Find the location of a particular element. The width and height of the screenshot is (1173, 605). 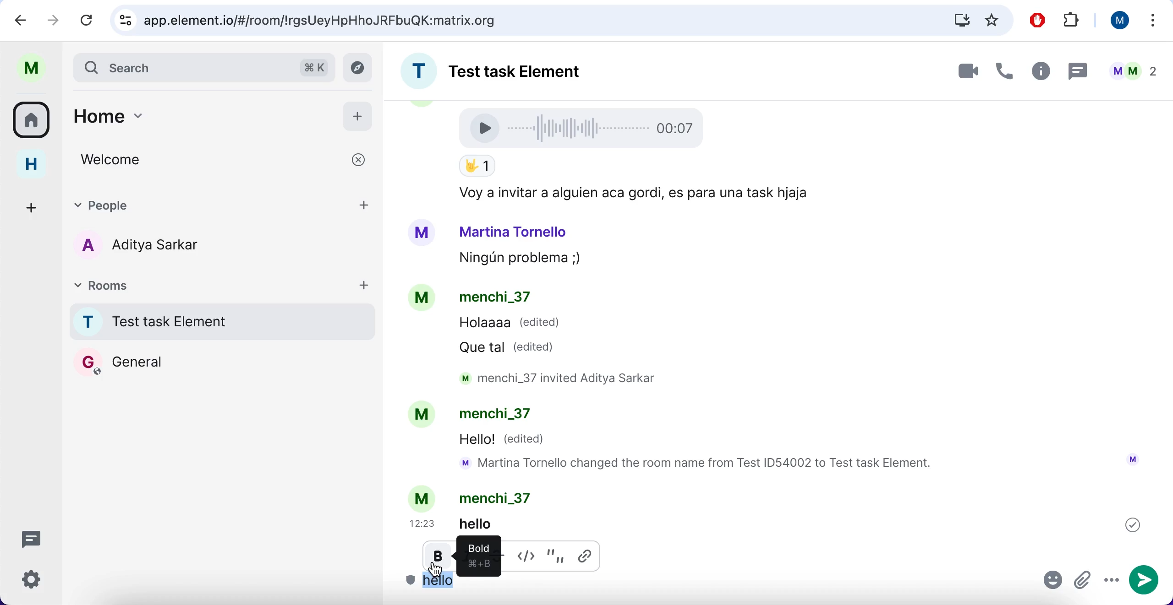

Voy a invitar a alguien aca gordi, es para una task hjaja is located at coordinates (630, 194).